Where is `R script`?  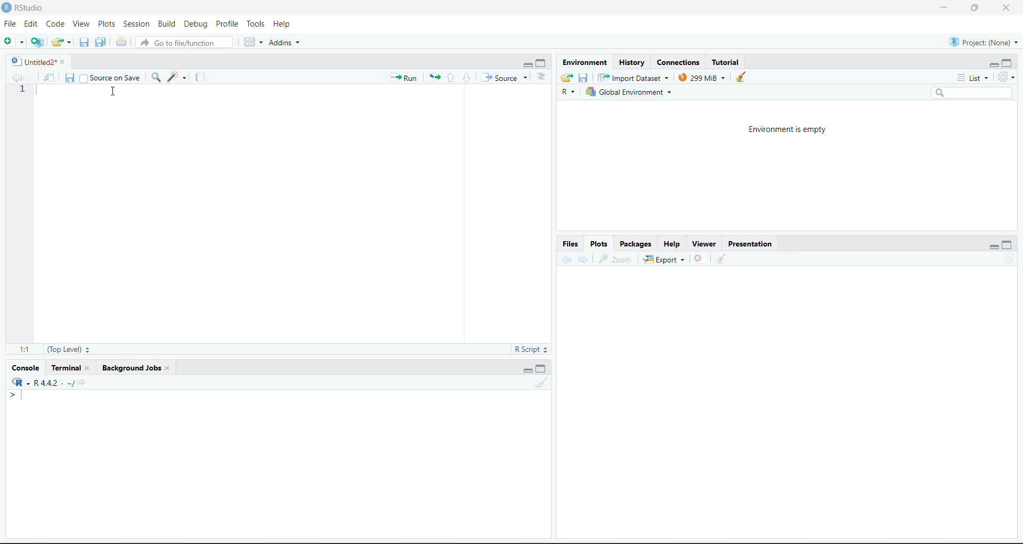 R script is located at coordinates (531, 349).